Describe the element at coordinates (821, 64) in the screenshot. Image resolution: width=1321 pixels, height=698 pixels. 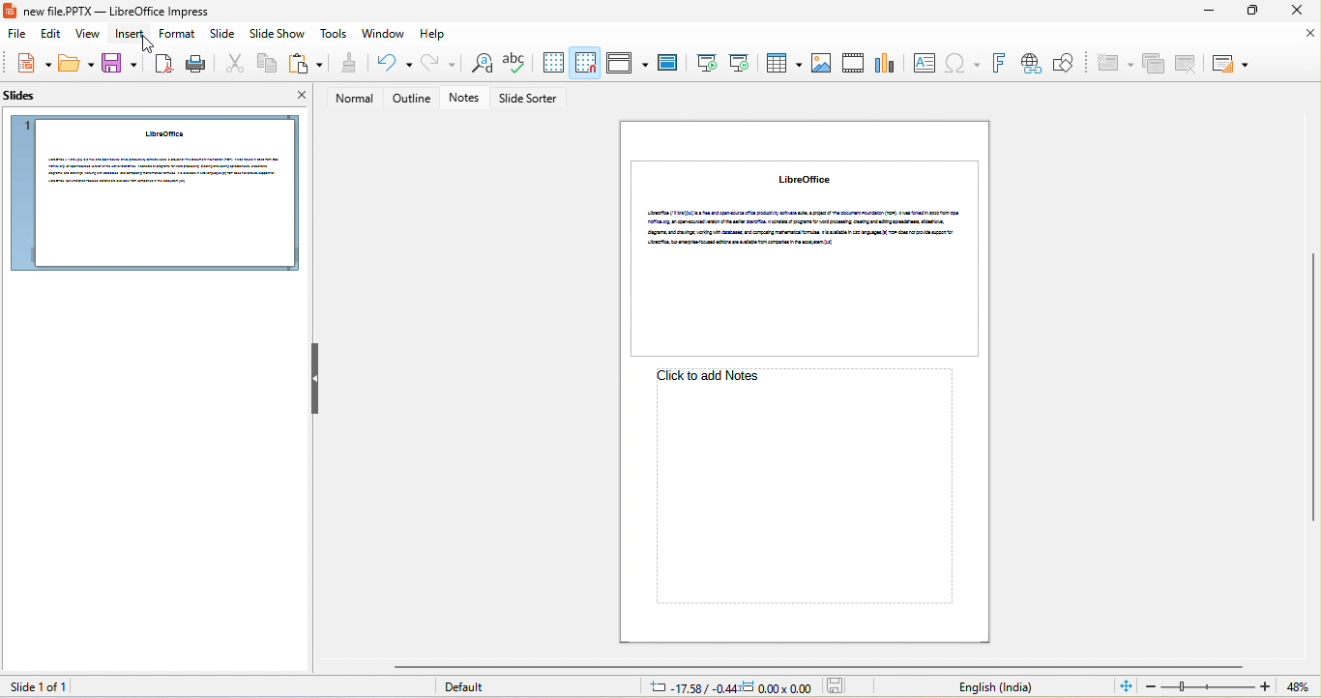
I see `image` at that location.